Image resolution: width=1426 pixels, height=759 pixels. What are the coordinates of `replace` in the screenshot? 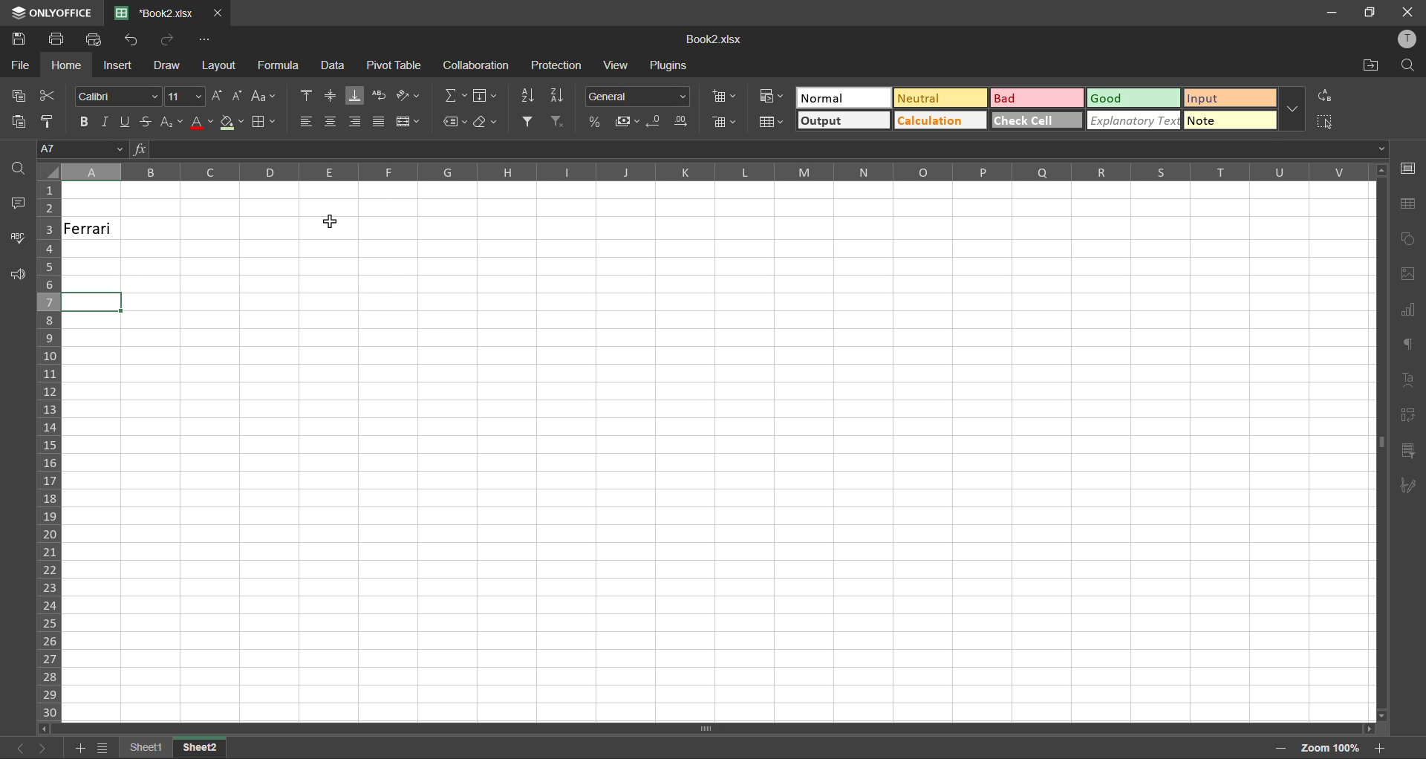 It's located at (1321, 95).